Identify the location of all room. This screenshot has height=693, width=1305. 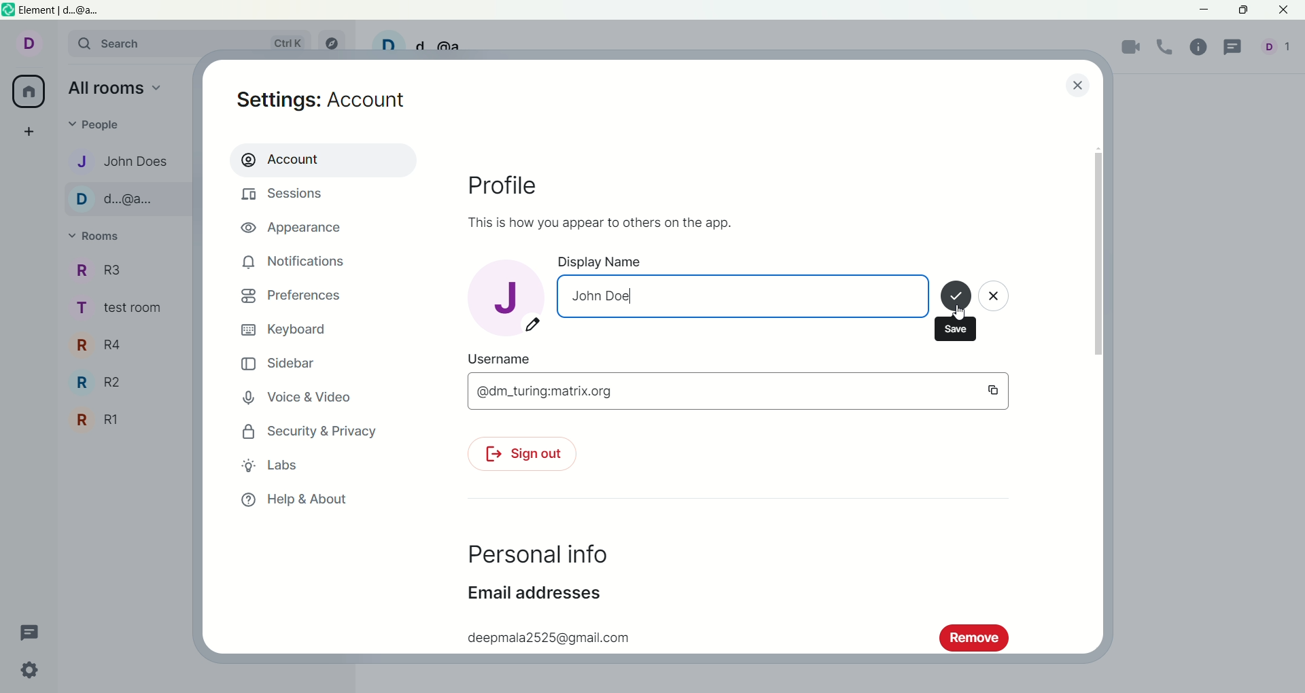
(27, 92).